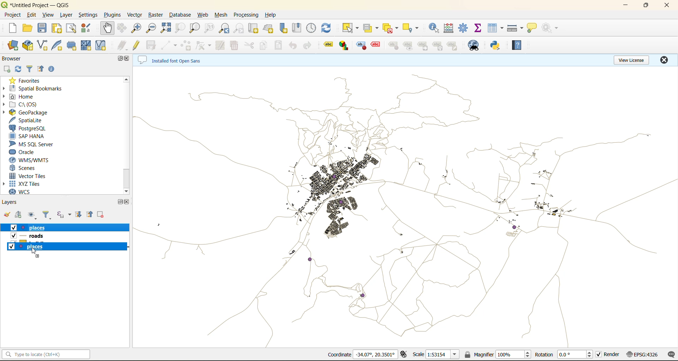  Describe the element at coordinates (8, 215) in the screenshot. I see `open` at that location.